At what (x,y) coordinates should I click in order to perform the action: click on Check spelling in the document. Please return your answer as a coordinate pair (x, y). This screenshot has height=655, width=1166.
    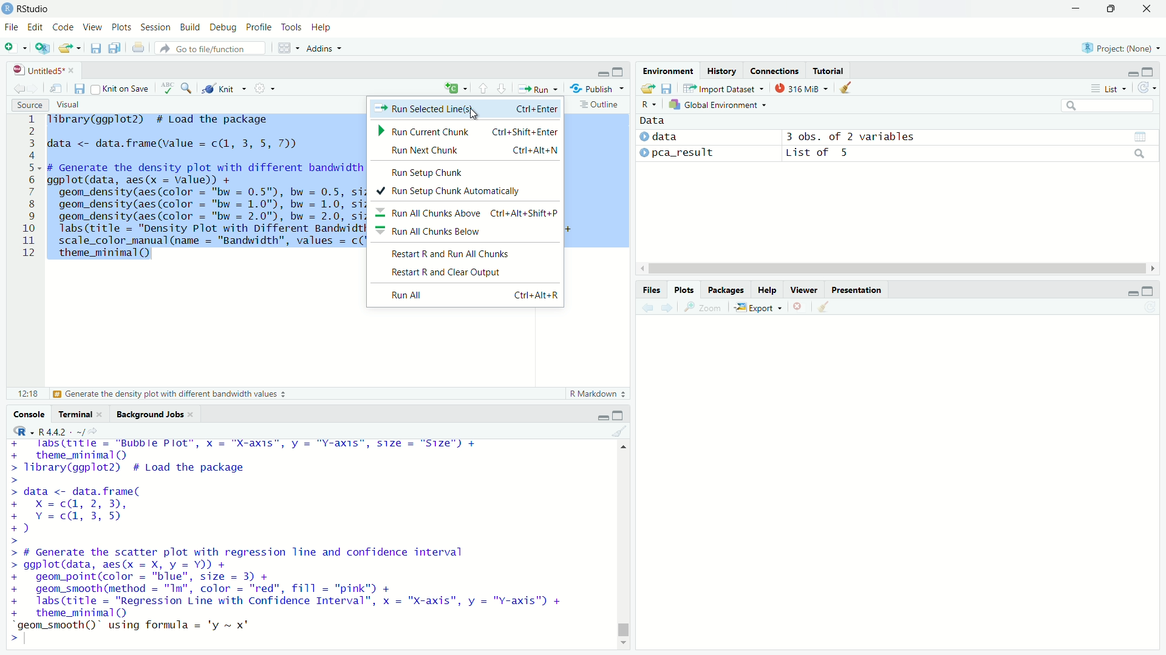
    Looking at the image, I should click on (168, 87).